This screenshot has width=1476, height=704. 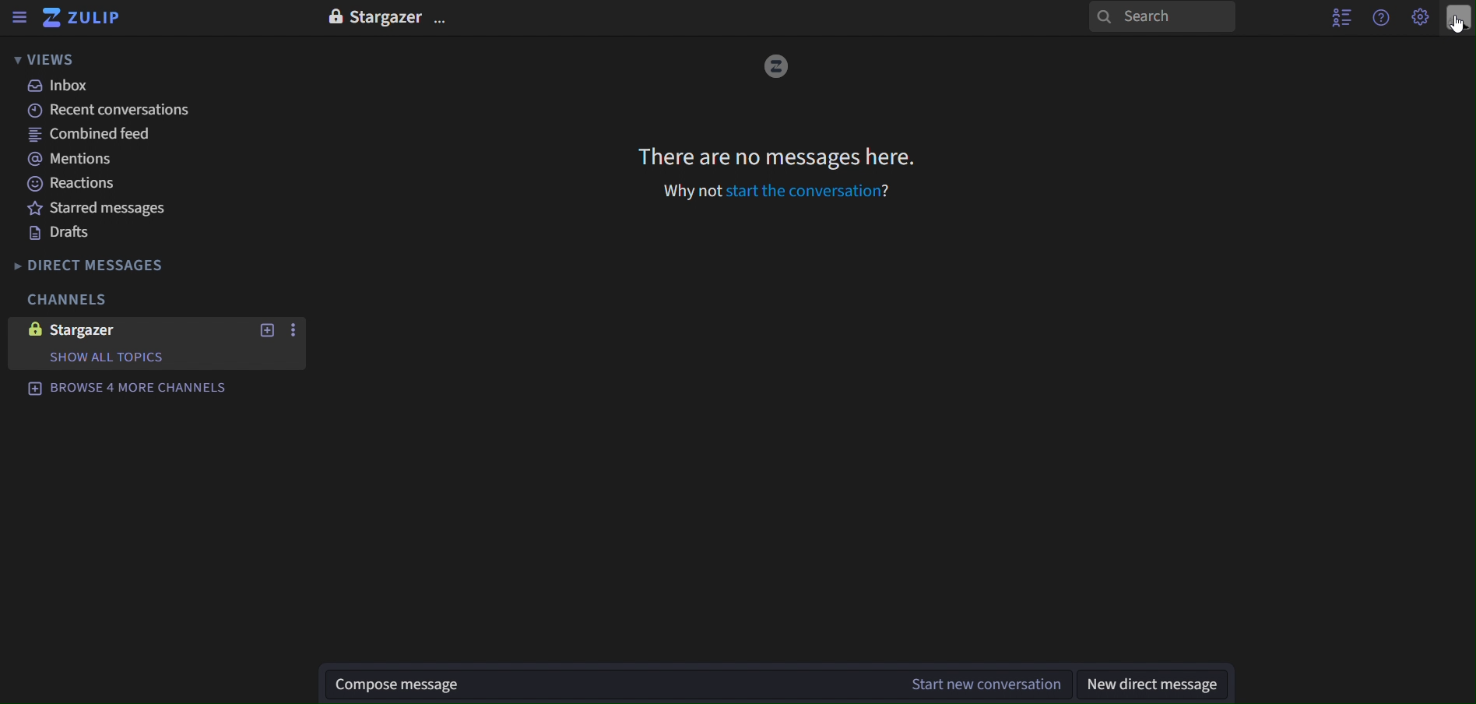 I want to click on start new conversation, so click(x=988, y=683).